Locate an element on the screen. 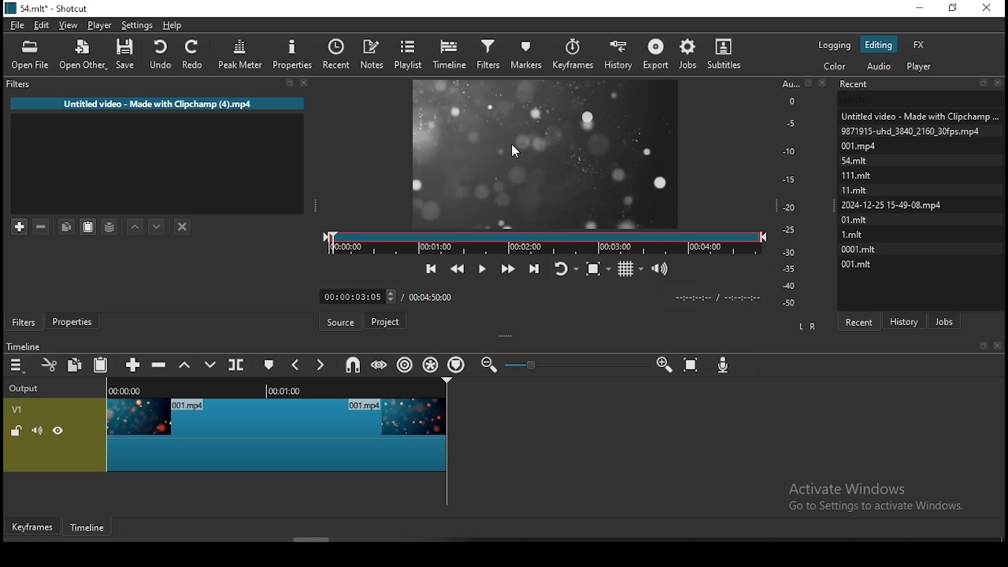 Image resolution: width=1008 pixels, height=567 pixels. files is located at coordinates (856, 146).